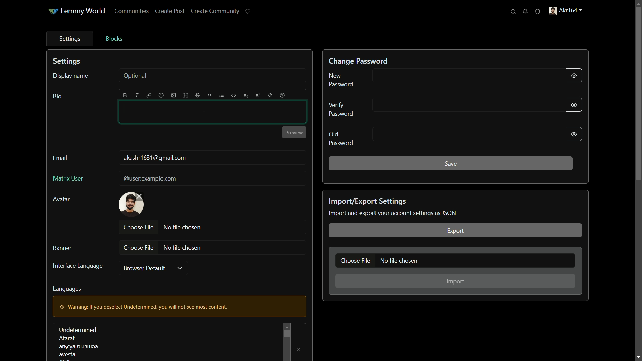 The width and height of the screenshot is (642, 361). What do you see at coordinates (139, 248) in the screenshot?
I see `choose file` at bounding box center [139, 248].